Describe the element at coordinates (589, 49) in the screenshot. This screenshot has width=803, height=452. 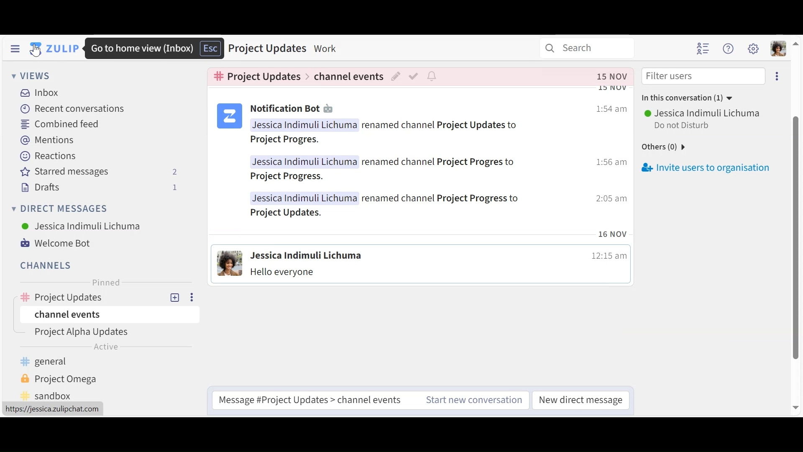
I see `Search` at that location.